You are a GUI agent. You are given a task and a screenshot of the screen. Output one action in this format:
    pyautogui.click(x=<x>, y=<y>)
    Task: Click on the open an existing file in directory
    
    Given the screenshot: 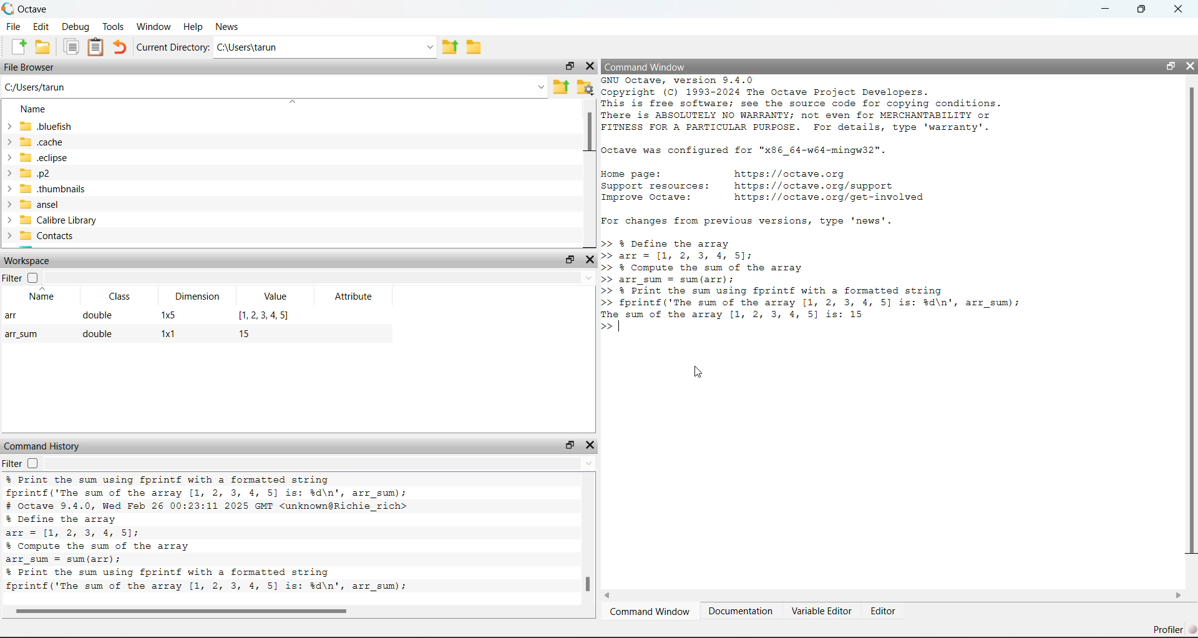 What is the action you would take?
    pyautogui.click(x=43, y=47)
    